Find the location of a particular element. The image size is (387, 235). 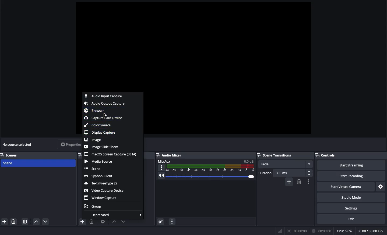

Mic aux is located at coordinates (205, 166).